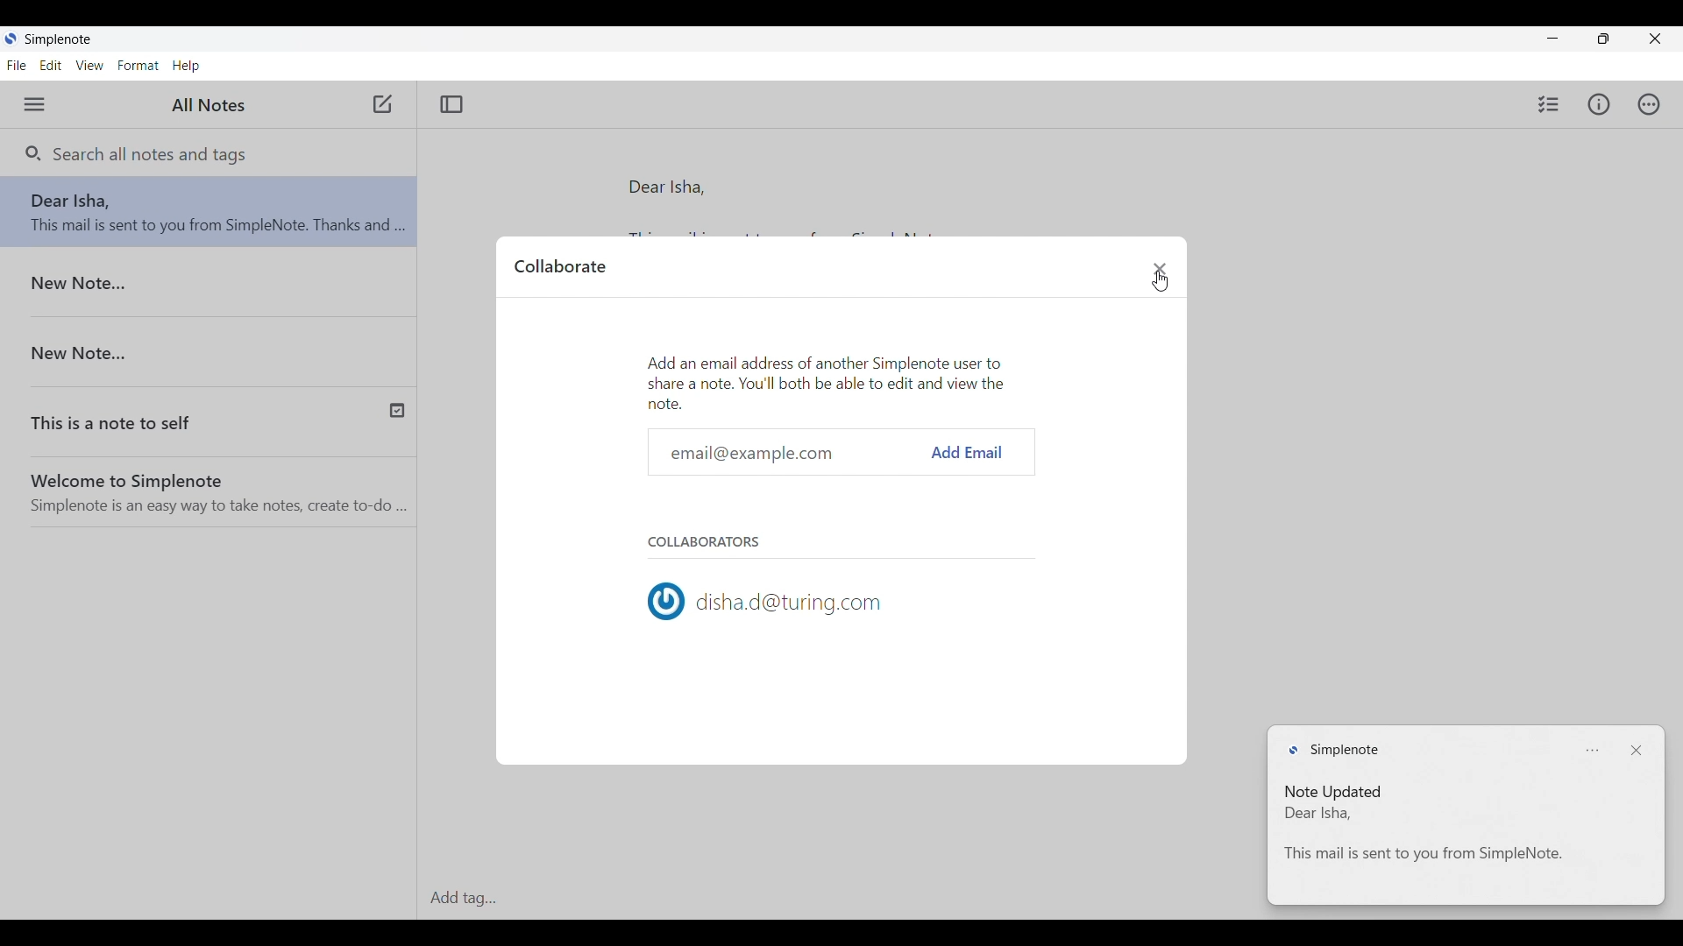  Describe the element at coordinates (1461, 836) in the screenshot. I see `Note text that has been added ` at that location.